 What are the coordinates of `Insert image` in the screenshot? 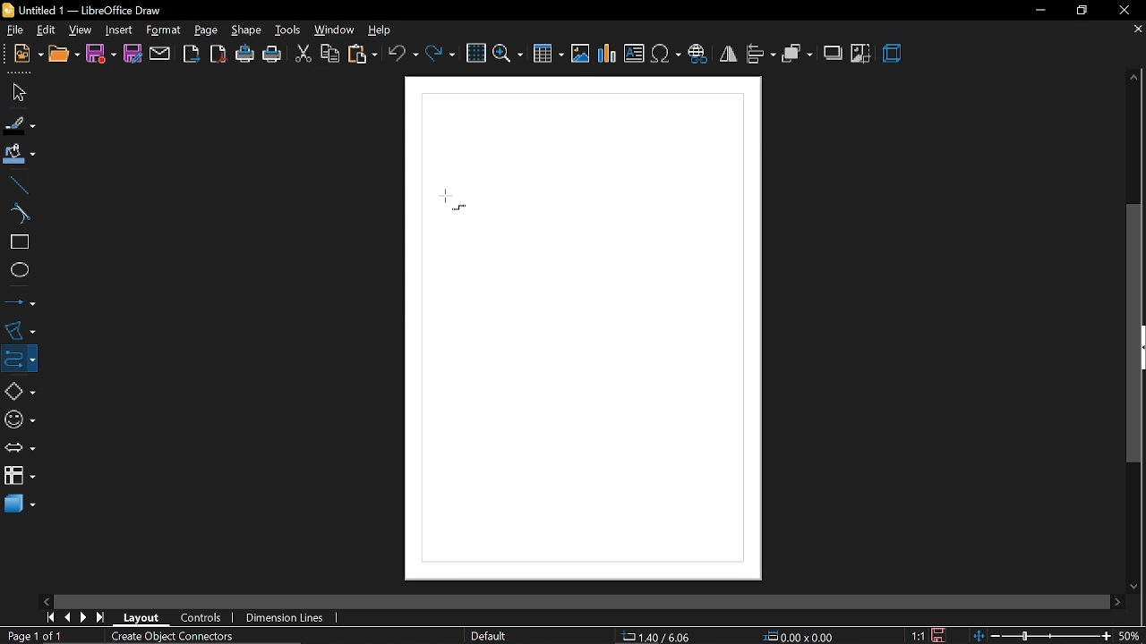 It's located at (581, 55).